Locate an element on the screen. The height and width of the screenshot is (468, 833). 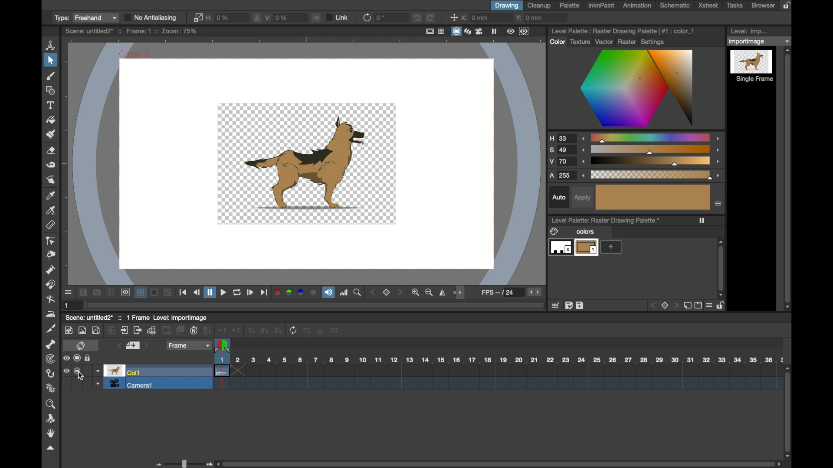
color wheel is located at coordinates (638, 89).